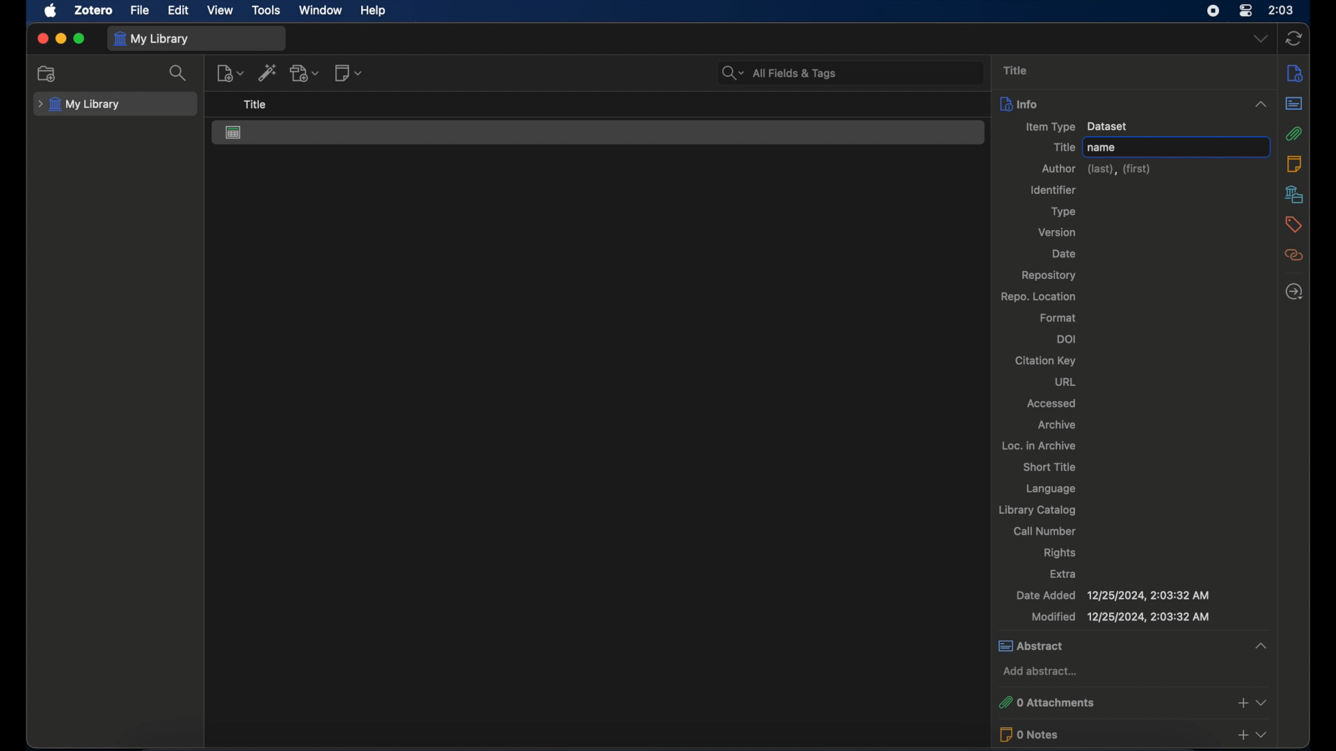  Describe the element at coordinates (80, 39) in the screenshot. I see `maximize` at that location.